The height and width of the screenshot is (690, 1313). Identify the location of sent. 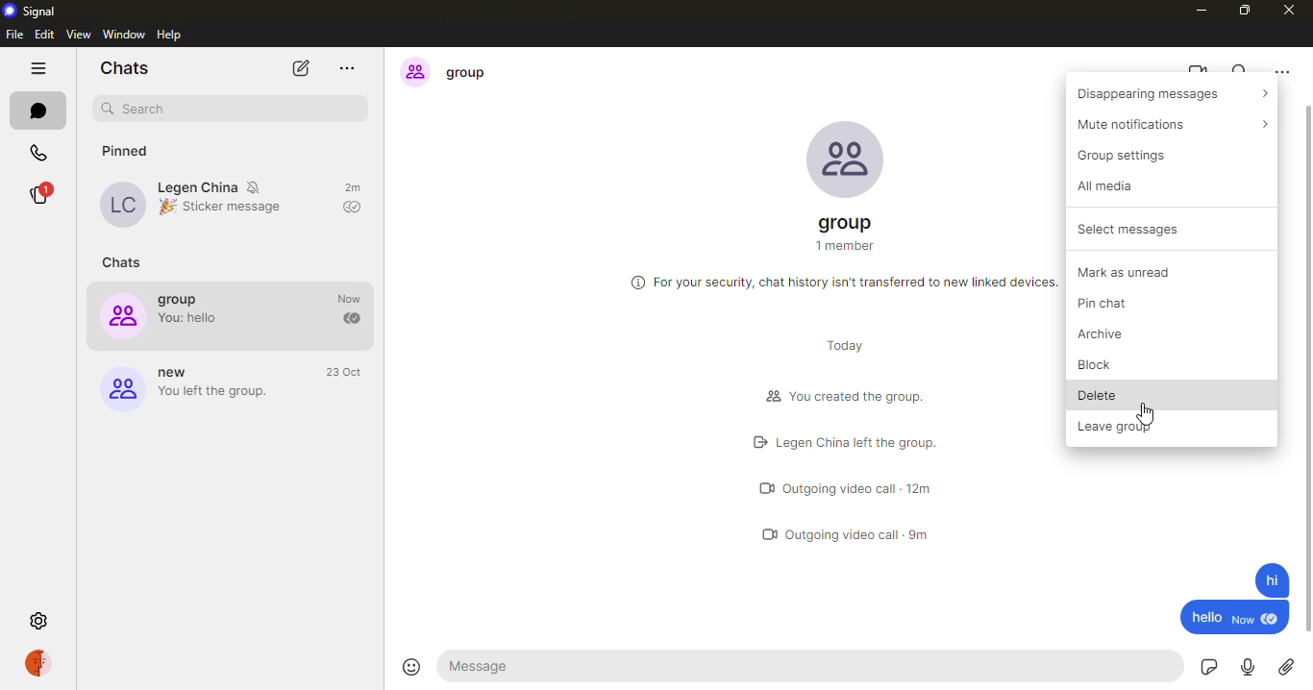
(351, 319).